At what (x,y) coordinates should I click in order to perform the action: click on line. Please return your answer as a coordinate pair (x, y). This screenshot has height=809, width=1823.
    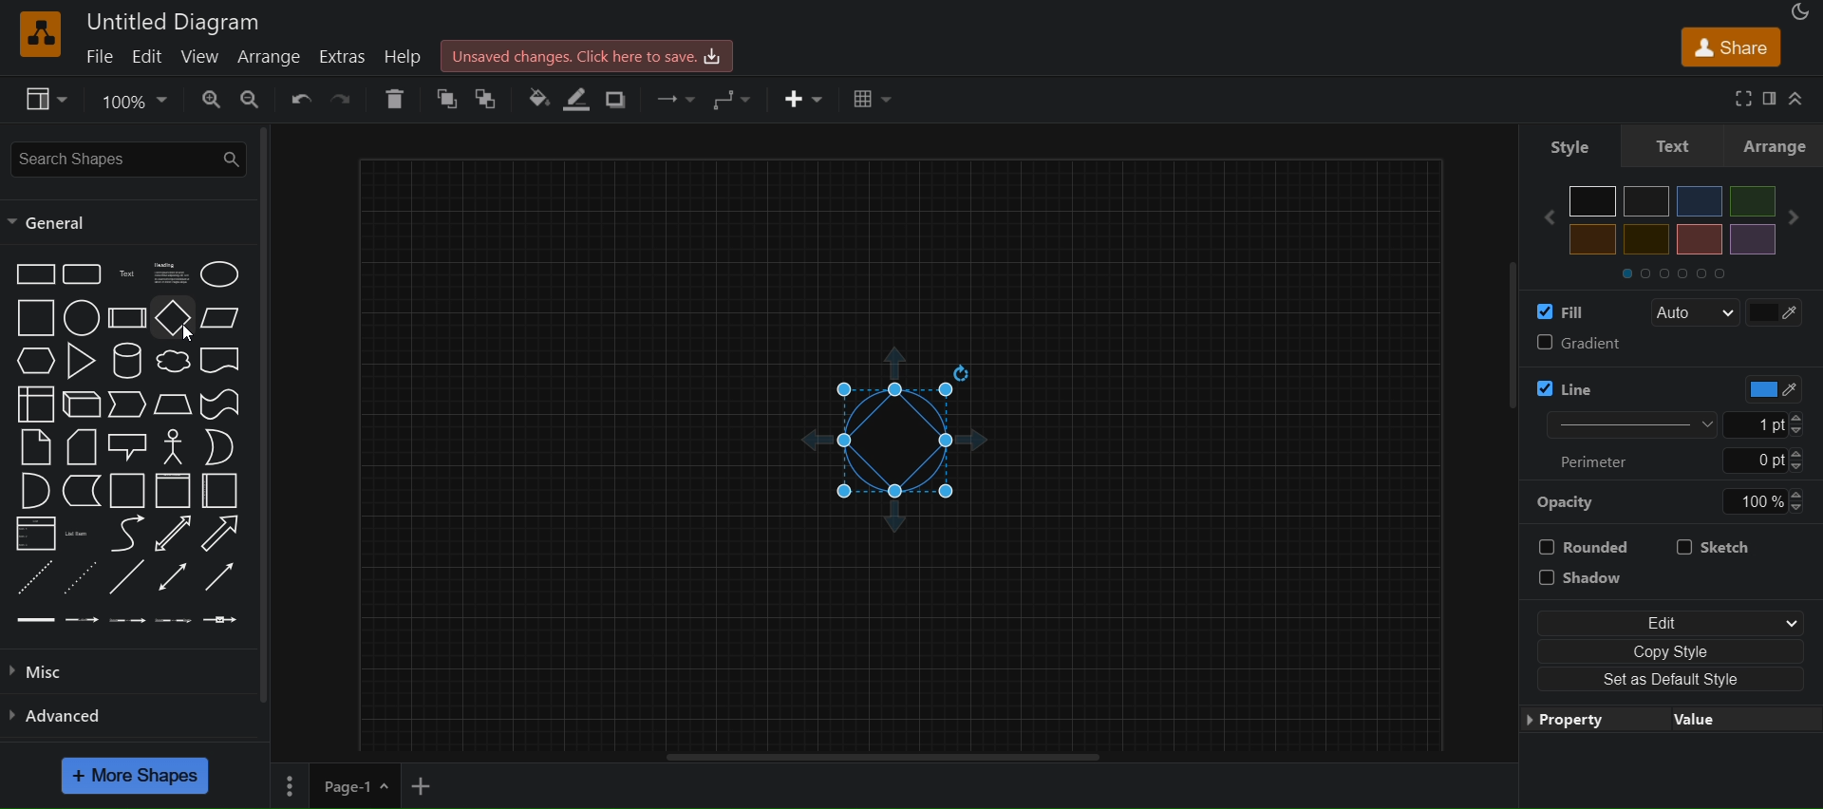
    Looking at the image, I should click on (126, 579).